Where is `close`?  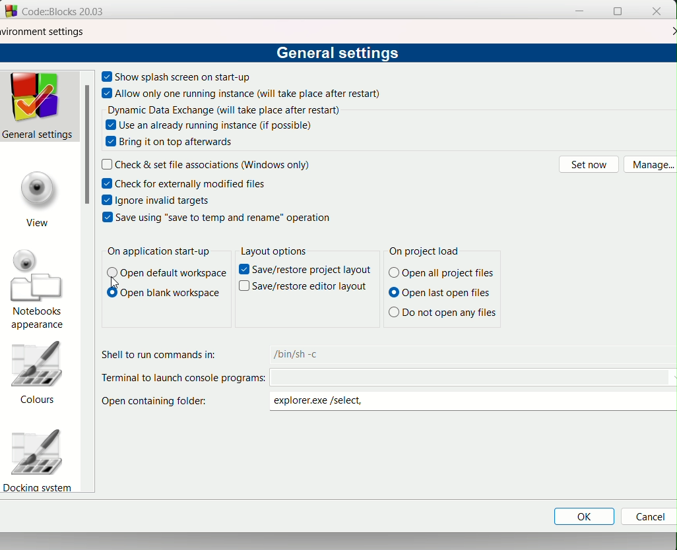 close is located at coordinates (672, 30).